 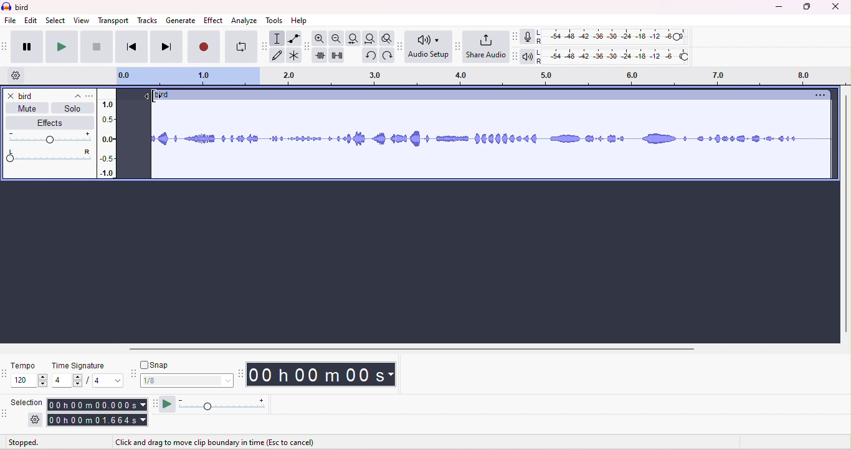 What do you see at coordinates (89, 96) in the screenshot?
I see `options` at bounding box center [89, 96].